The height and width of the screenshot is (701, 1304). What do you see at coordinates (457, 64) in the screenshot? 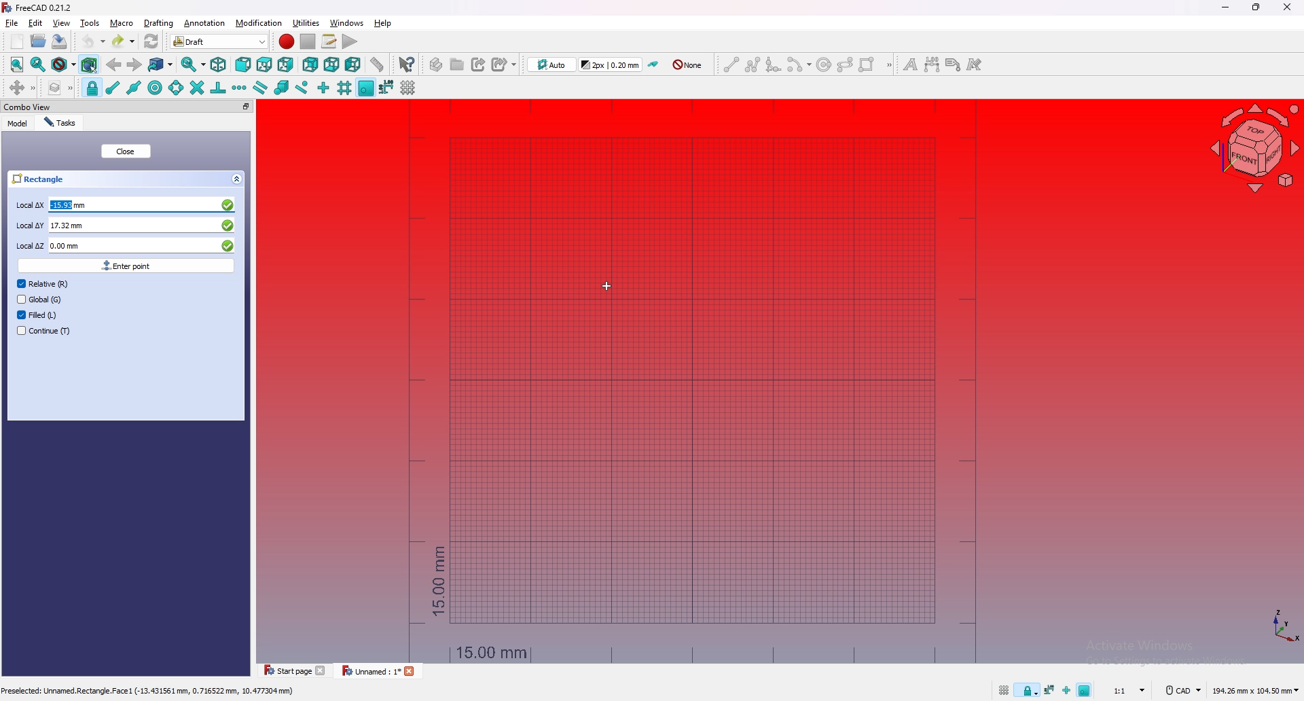
I see `create group` at bounding box center [457, 64].